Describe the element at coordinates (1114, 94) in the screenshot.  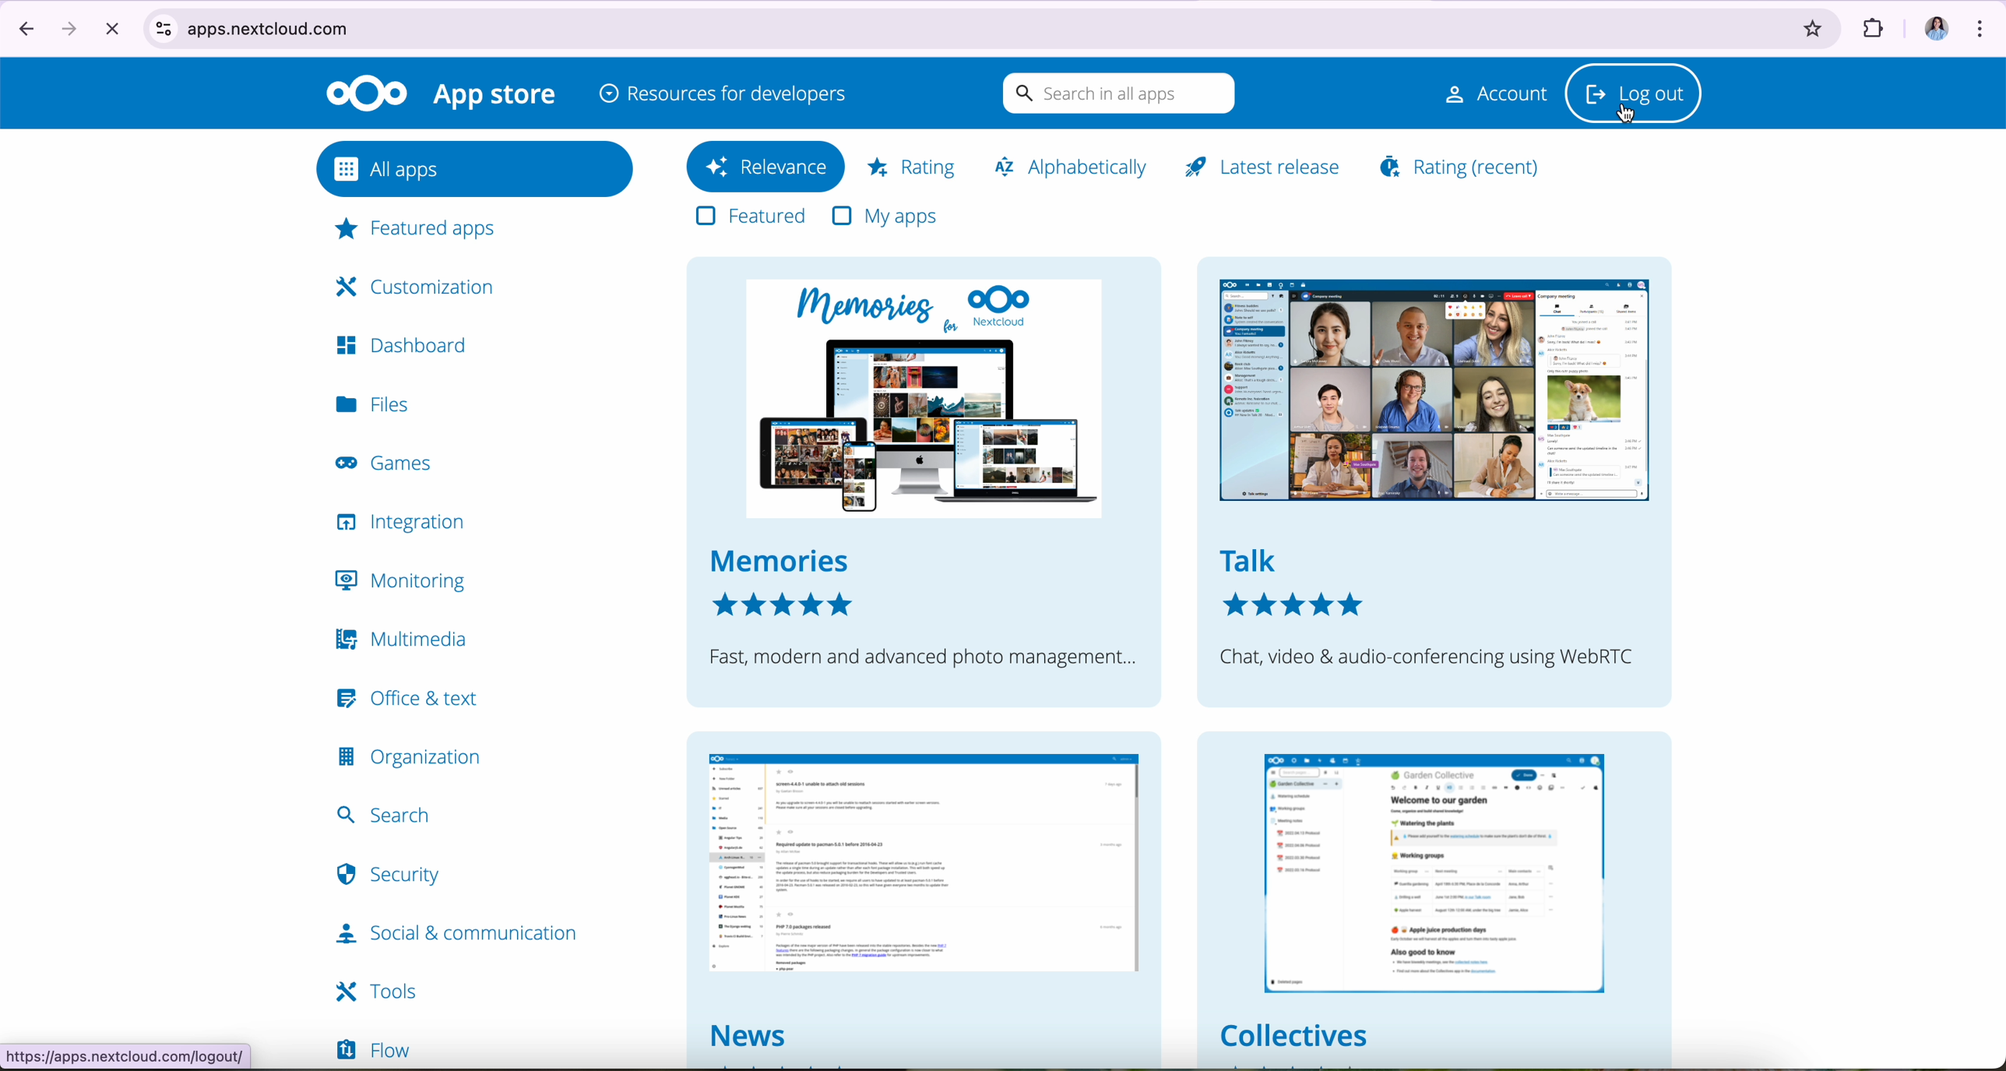
I see `search in all apps` at that location.